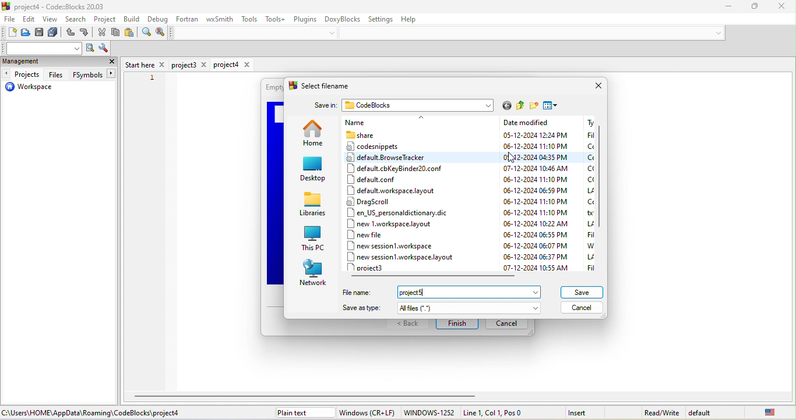 The image size is (796, 420). What do you see at coordinates (397, 213) in the screenshot?
I see `en us personal dictionary` at bounding box center [397, 213].